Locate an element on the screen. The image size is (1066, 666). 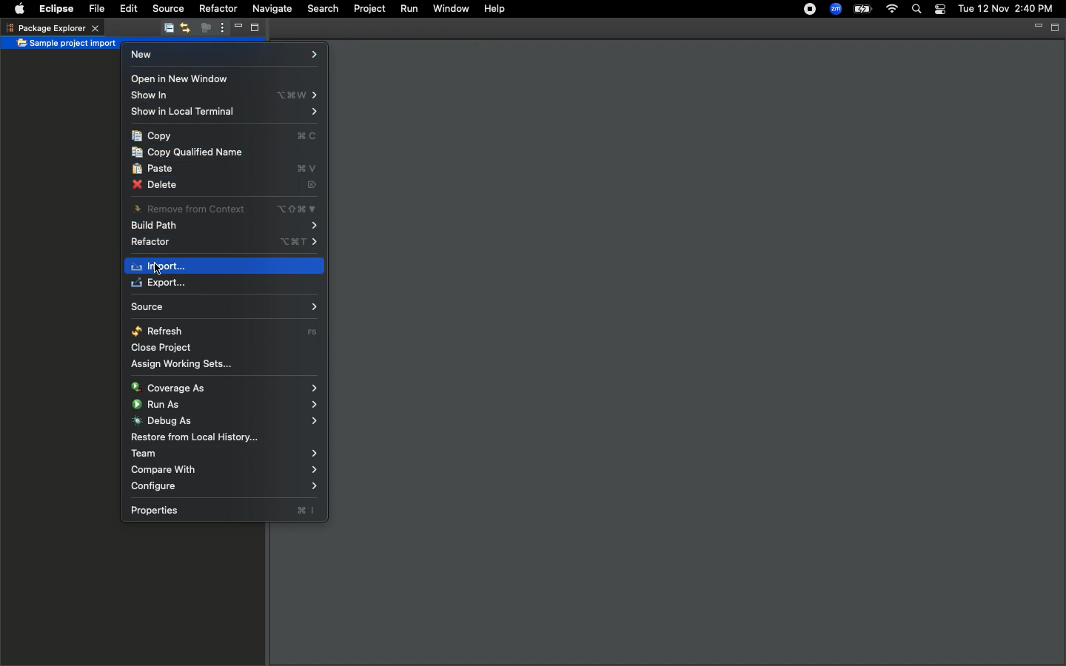
control center is located at coordinates (939, 10).